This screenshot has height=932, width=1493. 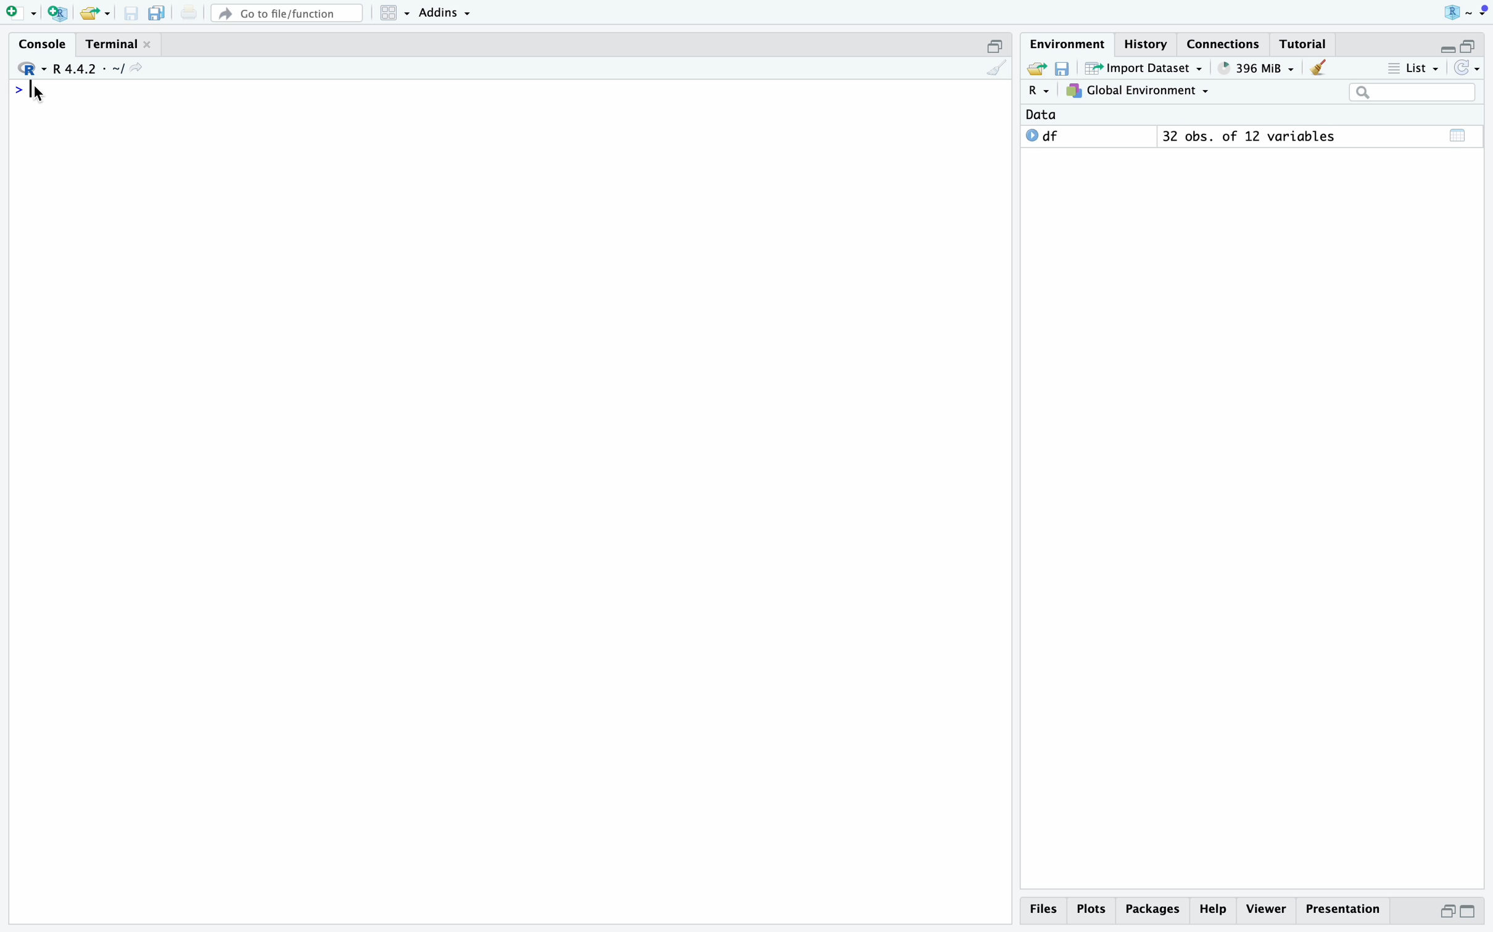 I want to click on terminal, so click(x=114, y=44).